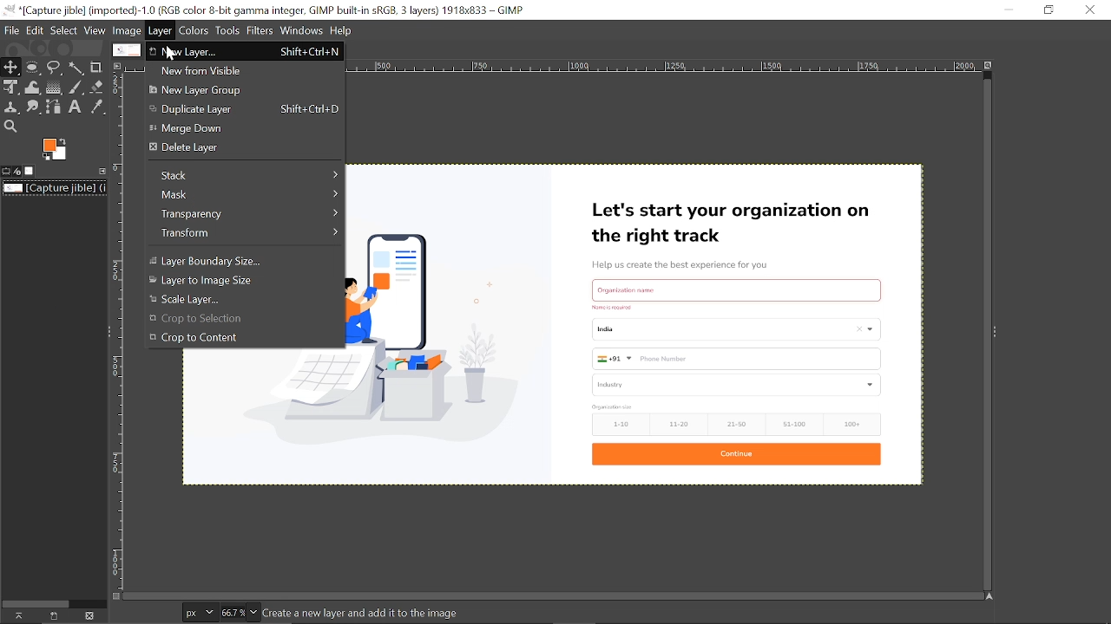 The image size is (1111, 624). What do you see at coordinates (11, 31) in the screenshot?
I see `File` at bounding box center [11, 31].